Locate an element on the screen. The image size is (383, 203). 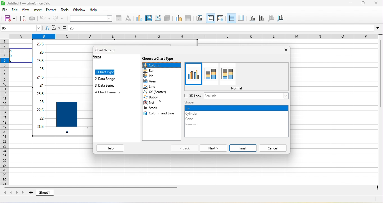
a is located at coordinates (14, 51).